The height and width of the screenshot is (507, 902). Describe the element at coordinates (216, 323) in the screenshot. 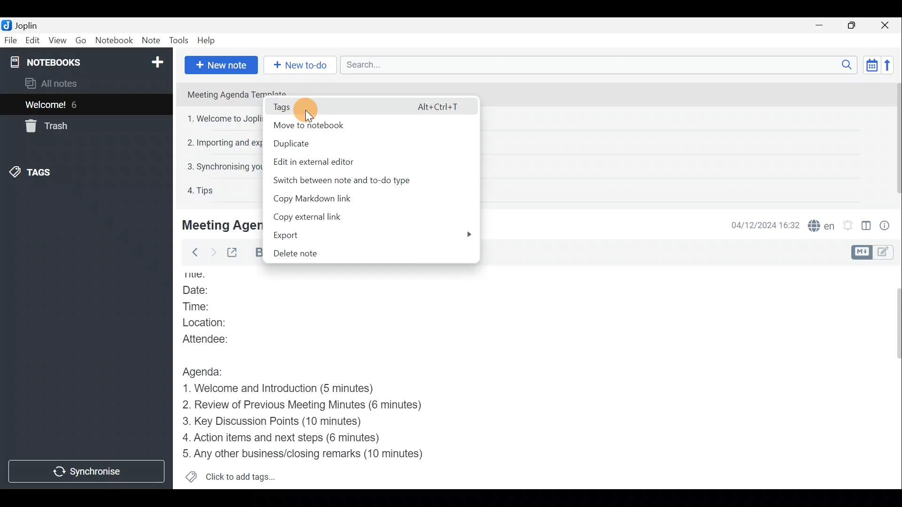

I see `Location:` at that location.